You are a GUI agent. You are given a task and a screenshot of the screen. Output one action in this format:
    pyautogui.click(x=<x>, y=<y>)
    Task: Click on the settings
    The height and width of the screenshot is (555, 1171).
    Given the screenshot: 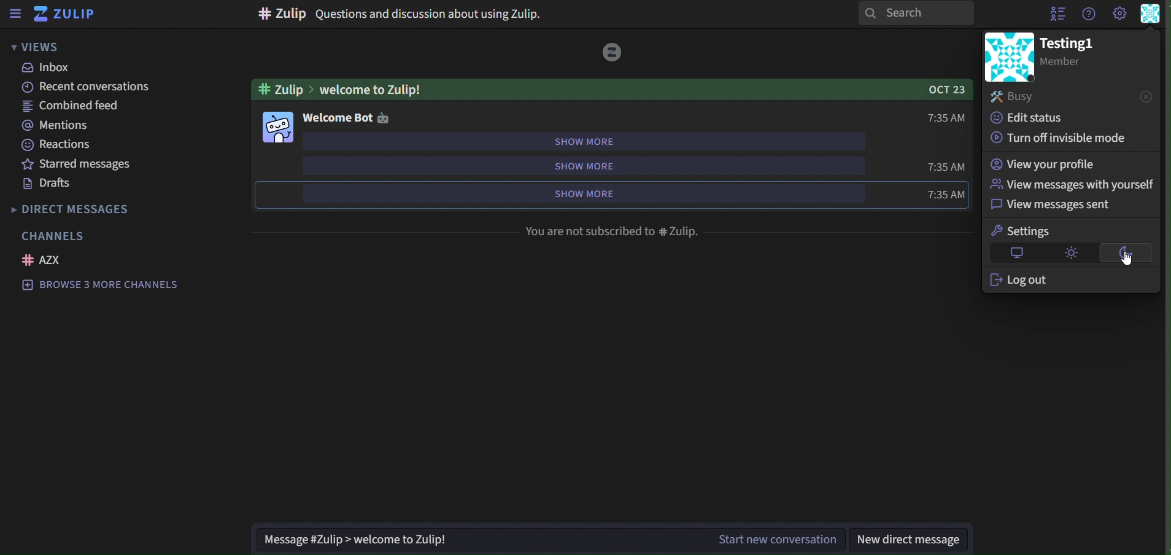 What is the action you would take?
    pyautogui.click(x=1024, y=231)
    